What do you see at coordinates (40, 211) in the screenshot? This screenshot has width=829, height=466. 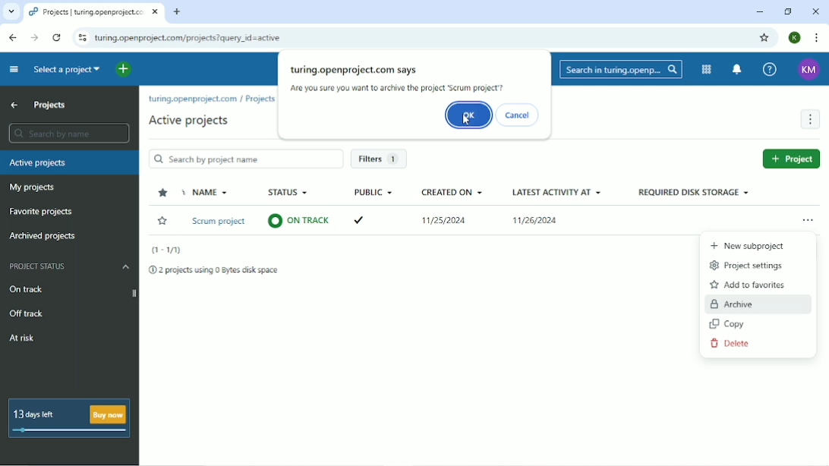 I see `Favorite projects` at bounding box center [40, 211].